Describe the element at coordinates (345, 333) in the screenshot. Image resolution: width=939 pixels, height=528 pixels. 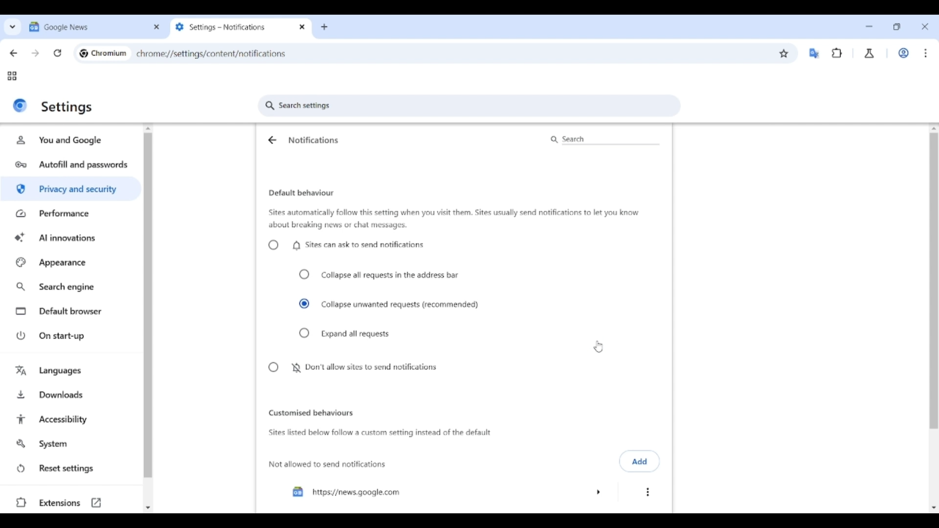
I see `Expand all request ` at that location.